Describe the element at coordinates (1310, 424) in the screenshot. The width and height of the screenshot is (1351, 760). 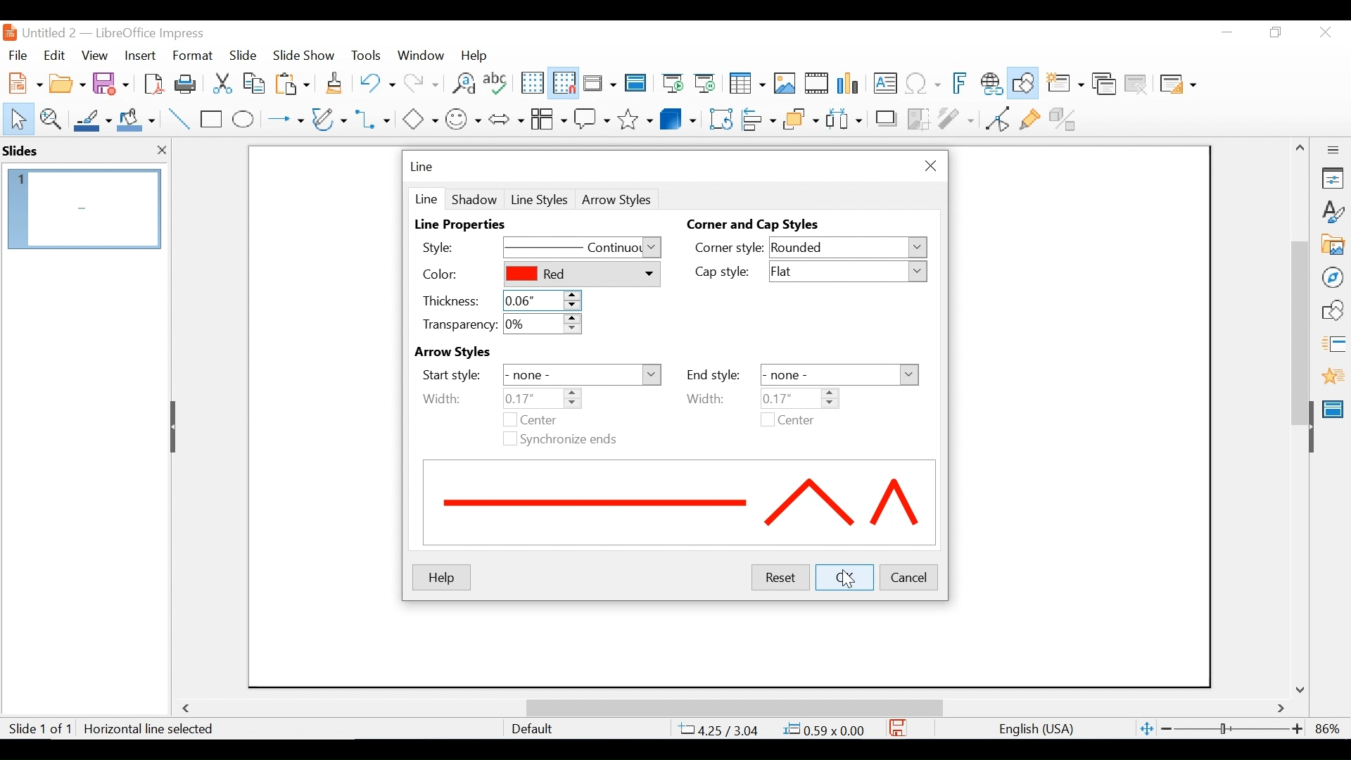
I see `Hide` at that location.